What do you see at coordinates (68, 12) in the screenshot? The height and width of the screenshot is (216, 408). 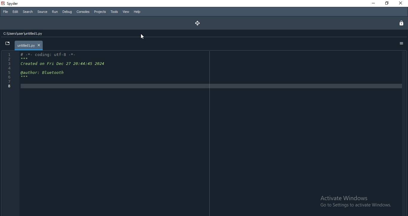 I see `Debug` at bounding box center [68, 12].